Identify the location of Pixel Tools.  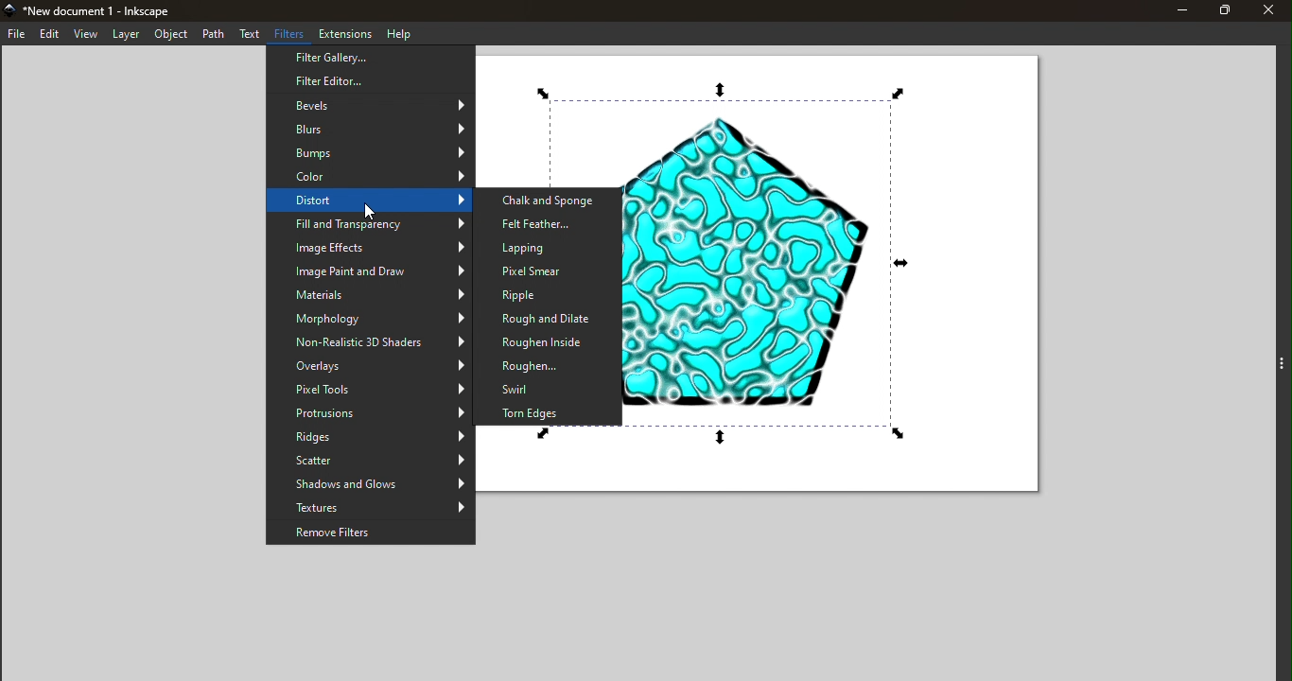
(371, 390).